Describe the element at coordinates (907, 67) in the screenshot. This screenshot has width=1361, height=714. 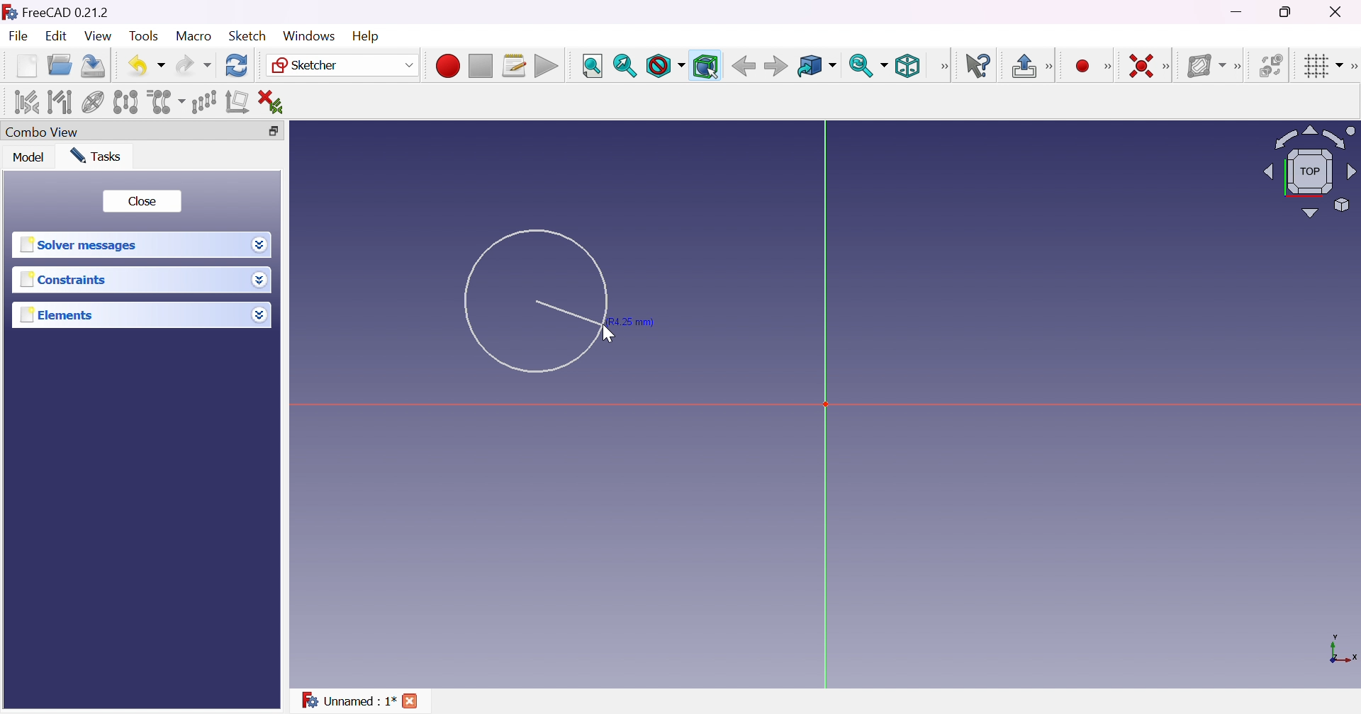
I see `Isometric` at that location.